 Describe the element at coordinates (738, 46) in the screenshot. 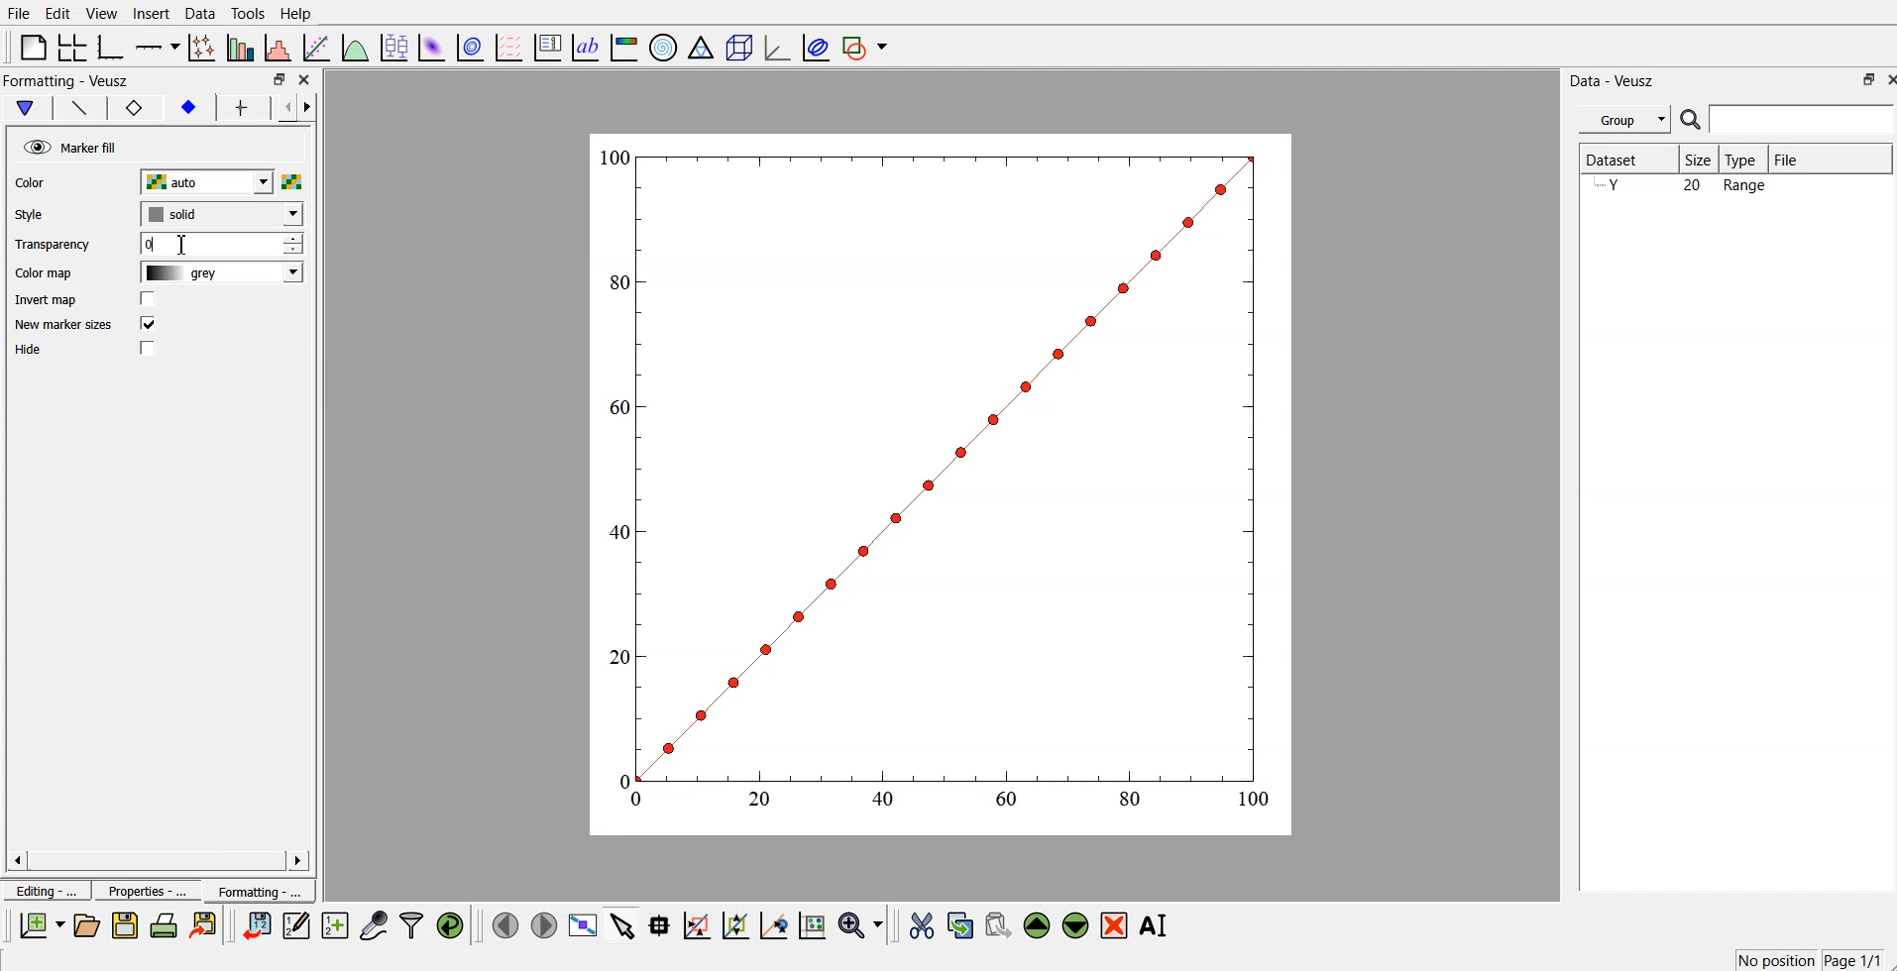

I see `3D scene` at that location.